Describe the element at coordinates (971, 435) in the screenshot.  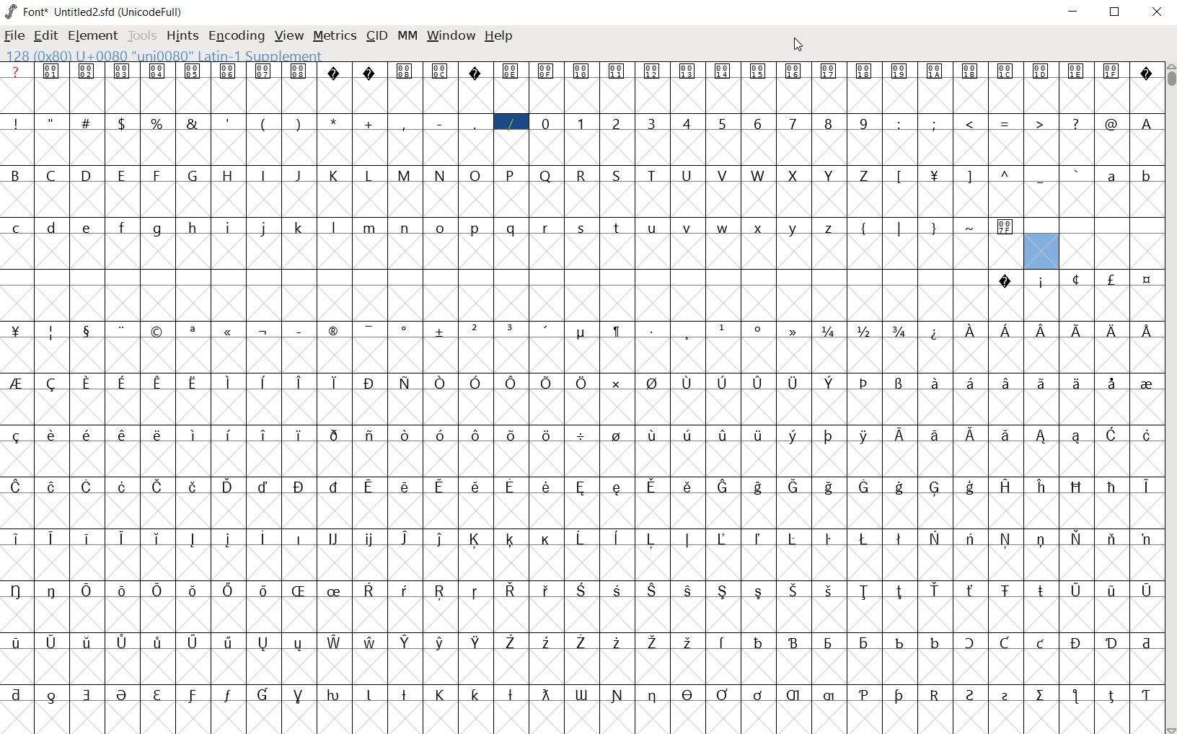
I see `glyph` at that location.